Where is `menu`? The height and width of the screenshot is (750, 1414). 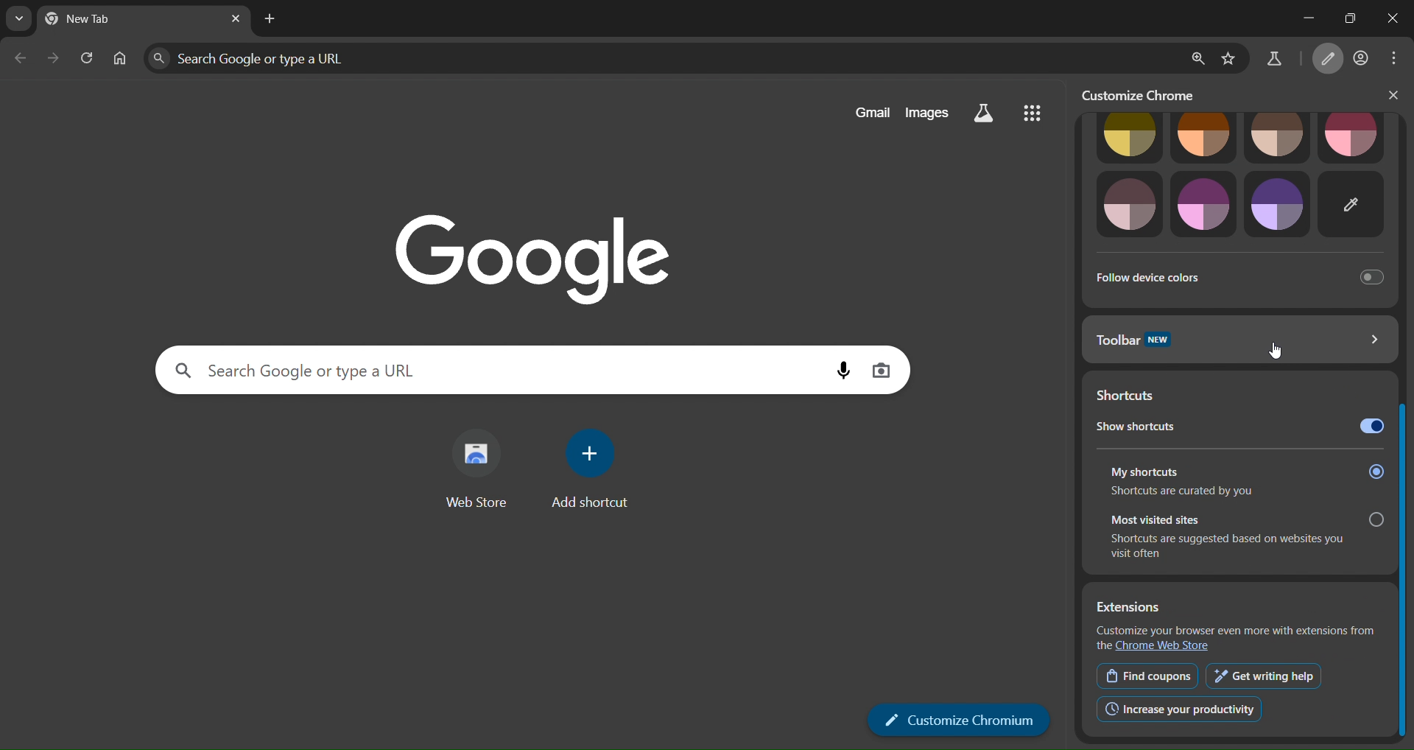 menu is located at coordinates (1393, 60).